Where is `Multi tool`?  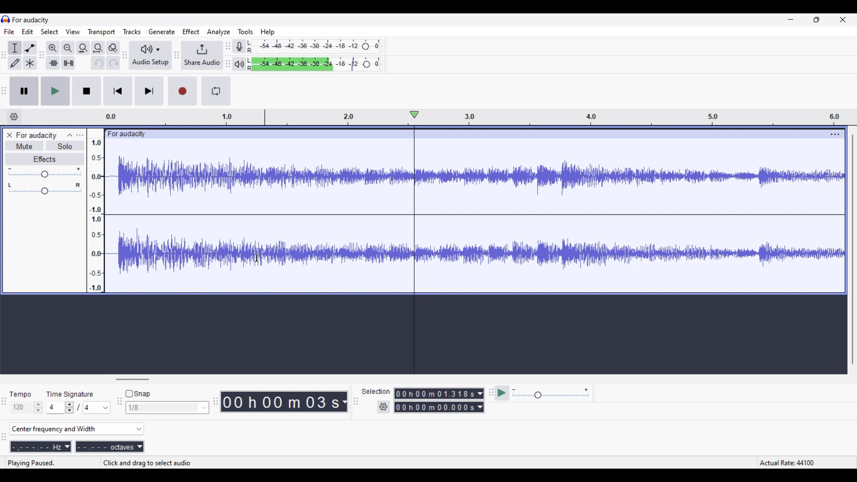
Multi tool is located at coordinates (30, 62).